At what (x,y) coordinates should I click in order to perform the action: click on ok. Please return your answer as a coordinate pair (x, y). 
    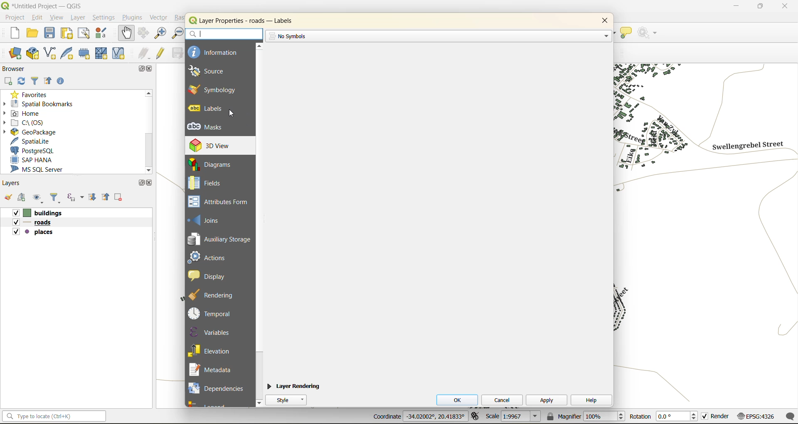
    Looking at the image, I should click on (458, 400).